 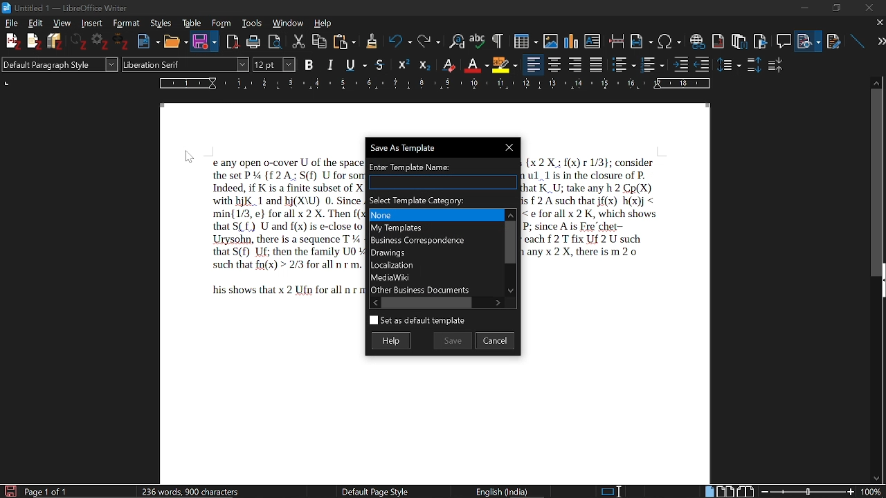 I want to click on justified, so click(x=597, y=64).